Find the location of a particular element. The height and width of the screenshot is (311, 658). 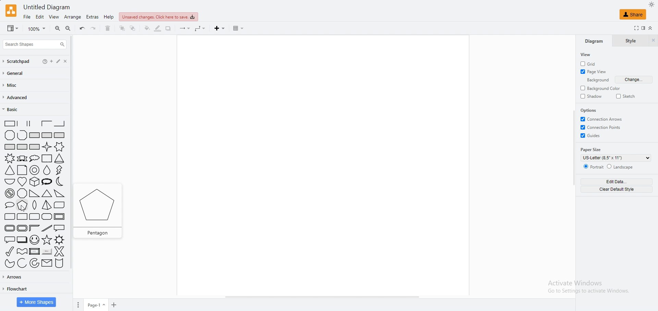

edit data is located at coordinates (616, 181).